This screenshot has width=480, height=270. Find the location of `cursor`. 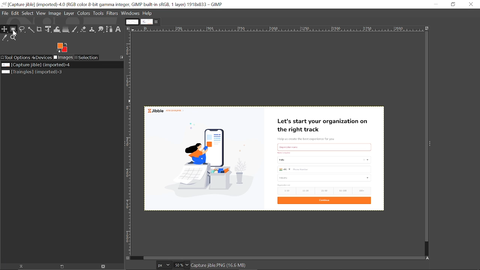

cursor is located at coordinates (20, 35).